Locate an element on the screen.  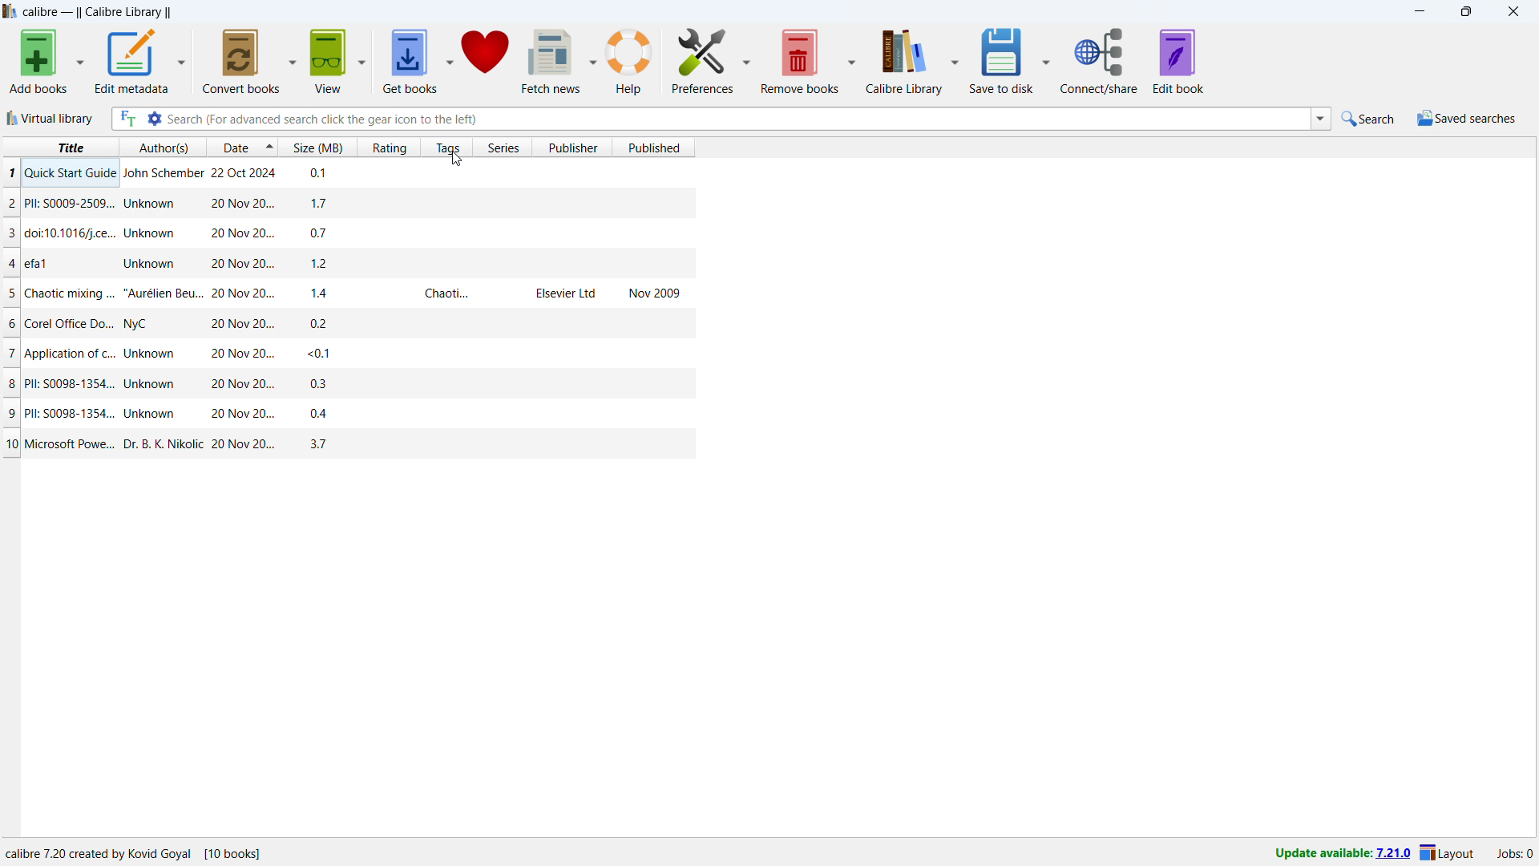
one book entry is located at coordinates (346, 354).